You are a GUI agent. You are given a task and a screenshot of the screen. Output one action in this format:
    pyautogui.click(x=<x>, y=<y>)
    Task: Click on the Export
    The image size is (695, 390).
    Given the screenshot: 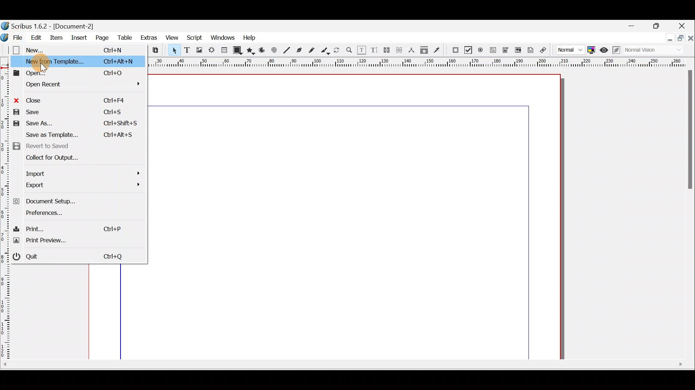 What is the action you would take?
    pyautogui.click(x=79, y=185)
    